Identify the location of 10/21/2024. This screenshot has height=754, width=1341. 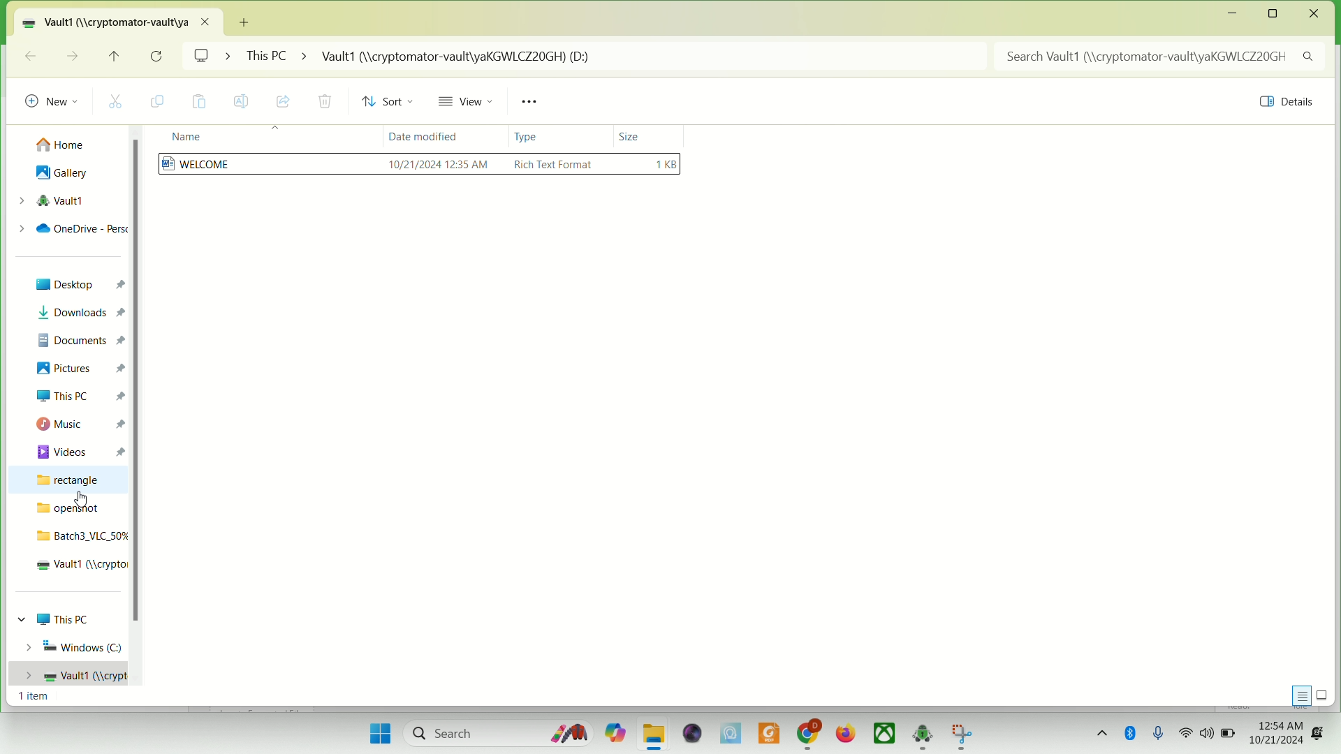
(1277, 742).